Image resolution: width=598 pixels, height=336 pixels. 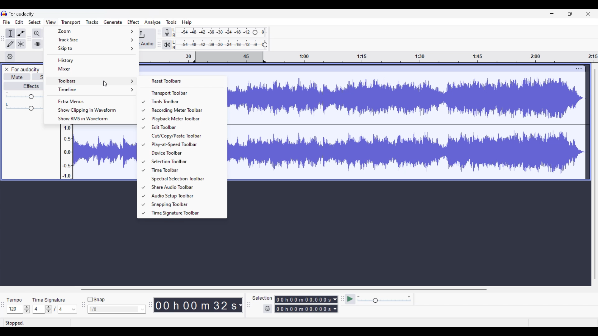 I want to click on Share audio, so click(x=147, y=39).